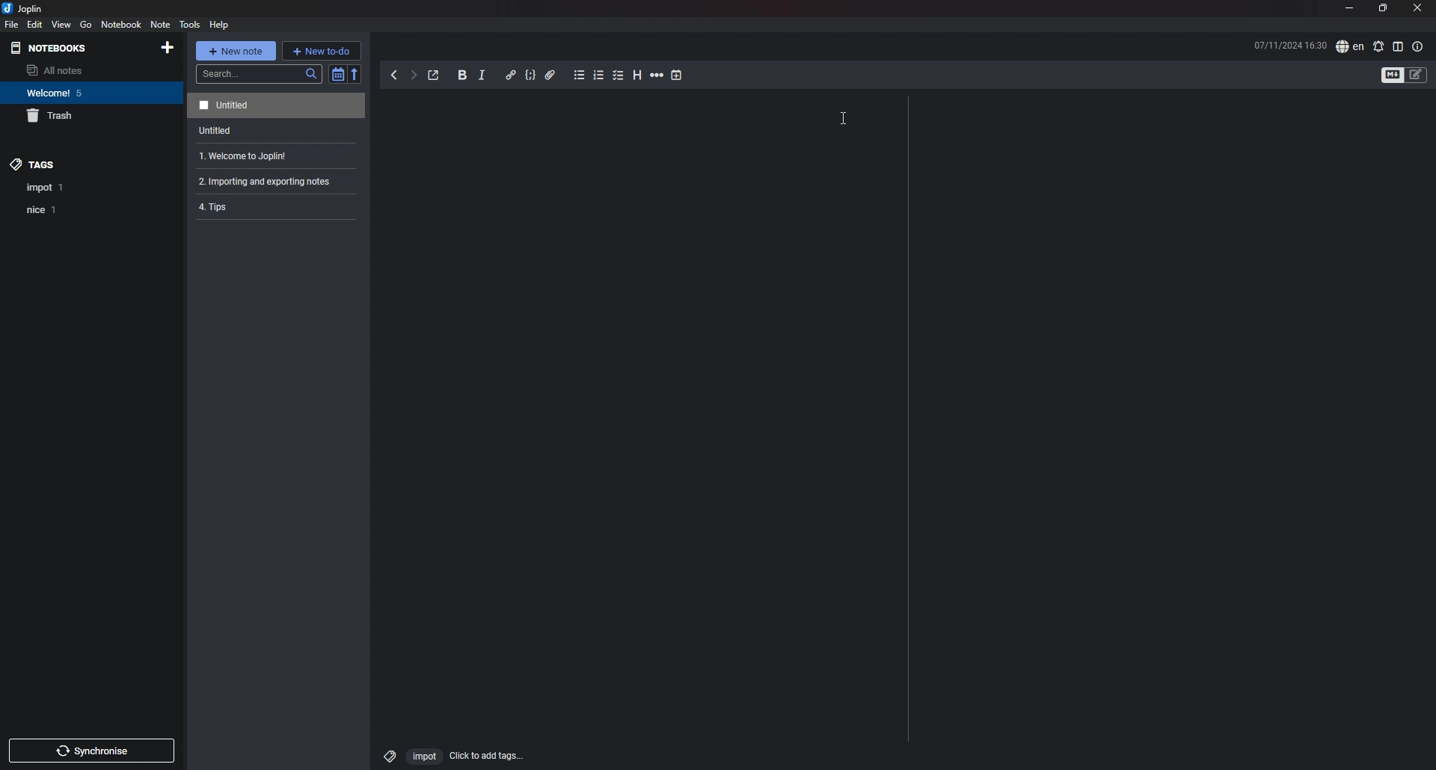 This screenshot has width=1436, height=770. What do you see at coordinates (188, 25) in the screenshot?
I see `tools` at bounding box center [188, 25].